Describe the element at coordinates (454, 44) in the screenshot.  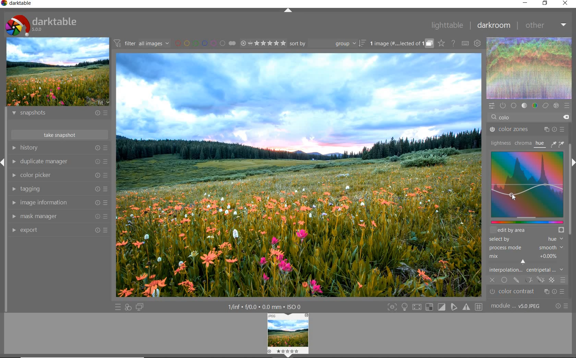
I see `enable online help` at that location.